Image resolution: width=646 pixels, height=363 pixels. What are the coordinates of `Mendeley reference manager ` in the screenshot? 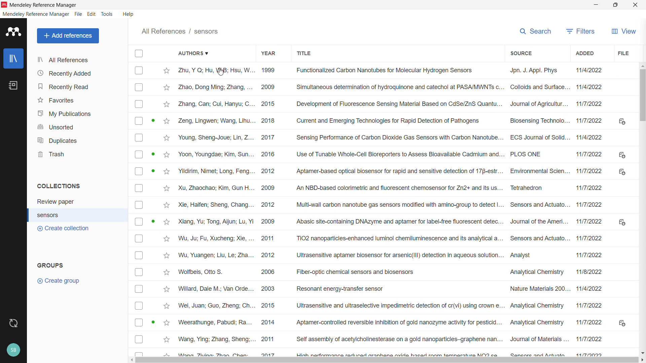 It's located at (36, 14).